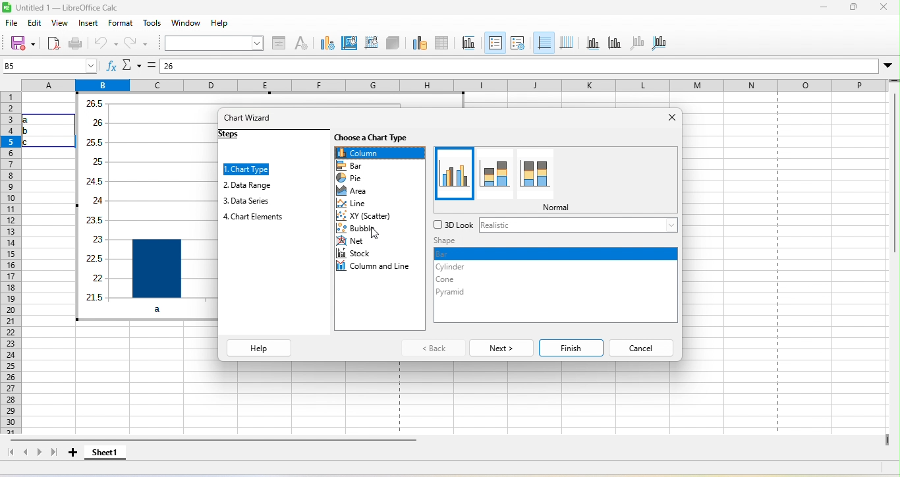  What do you see at coordinates (26, 453) in the screenshot?
I see `previous sheet` at bounding box center [26, 453].